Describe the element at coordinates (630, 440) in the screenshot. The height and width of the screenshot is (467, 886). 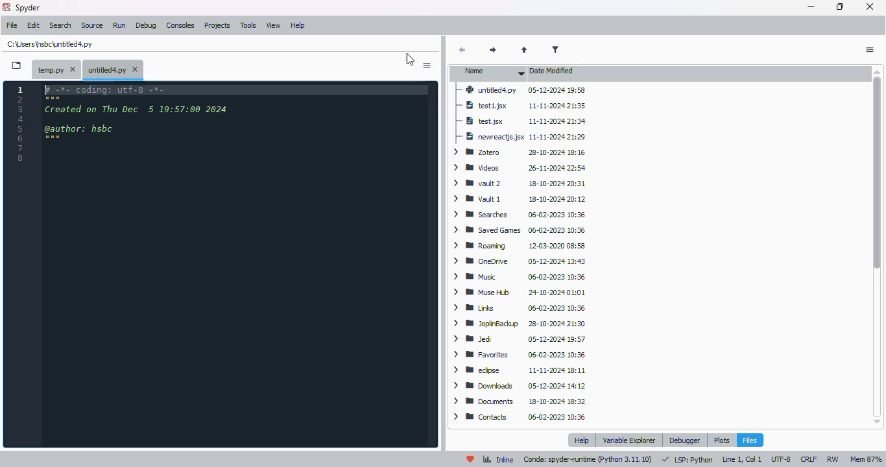
I see `variable explorer` at that location.